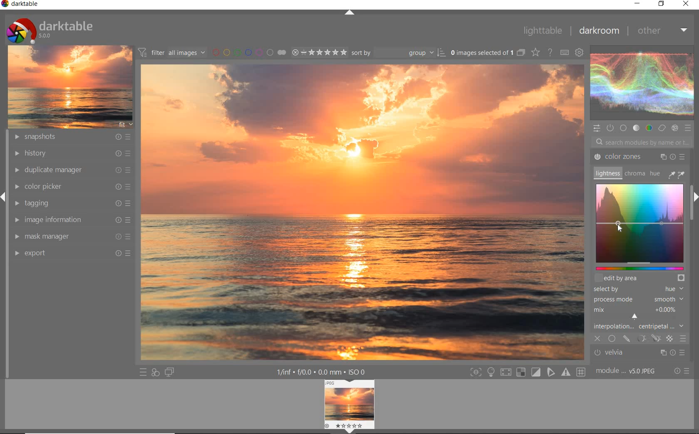 The width and height of the screenshot is (699, 434). I want to click on DUPLICATE MANAGER, so click(71, 169).